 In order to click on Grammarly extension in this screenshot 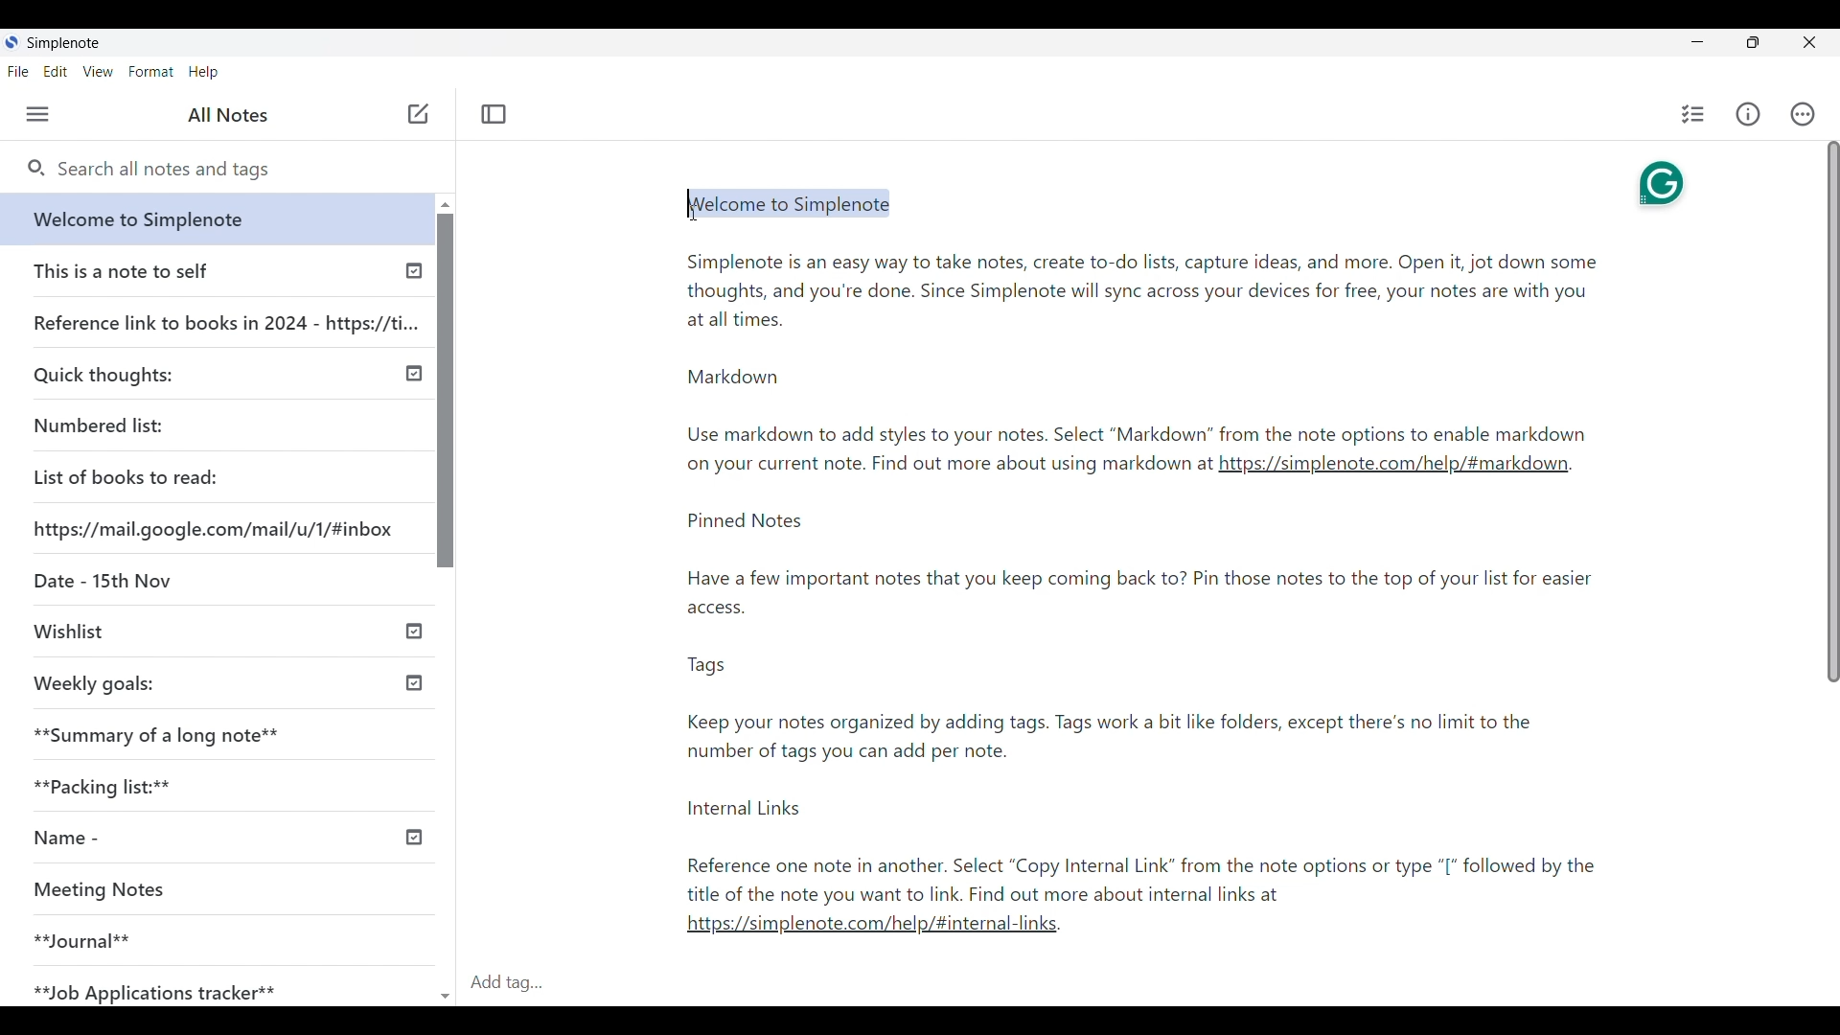, I will do `click(1659, 182)`.